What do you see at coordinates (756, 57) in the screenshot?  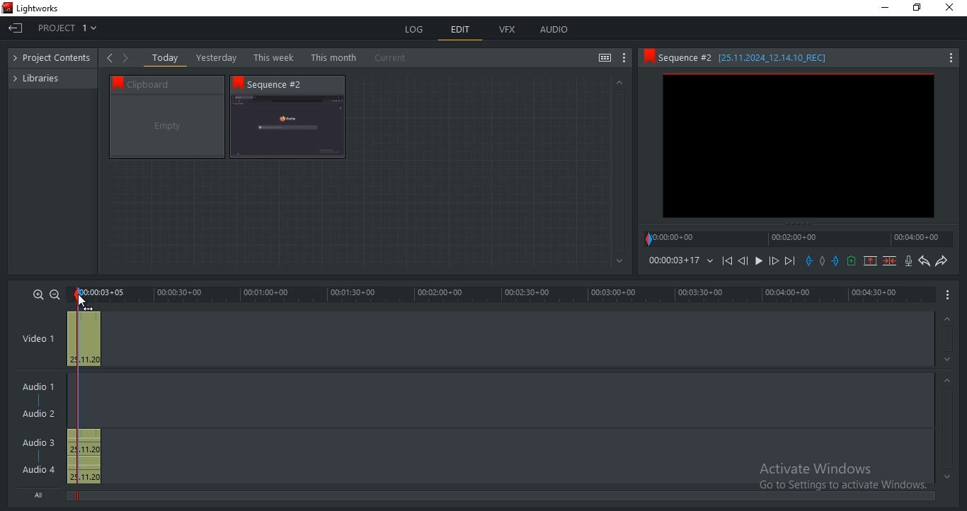 I see `Sequence 2 details` at bounding box center [756, 57].